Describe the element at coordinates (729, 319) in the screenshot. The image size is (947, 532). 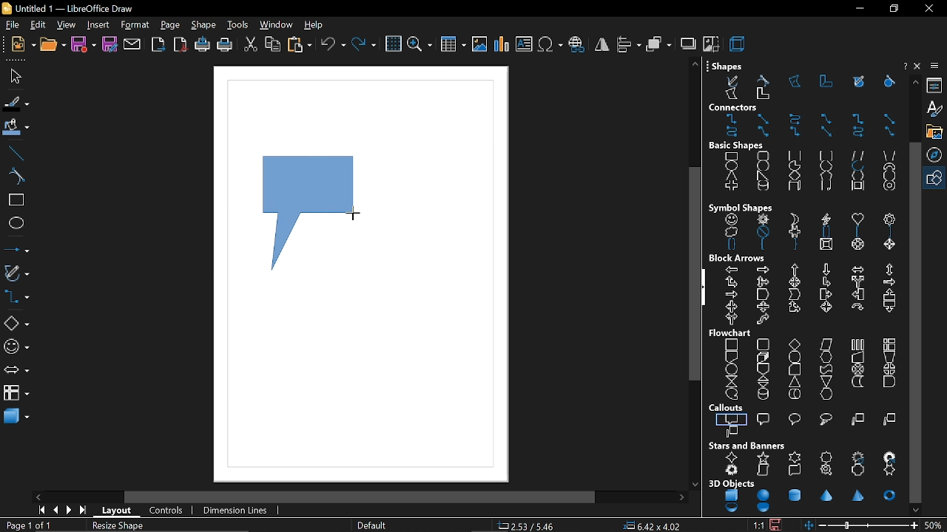
I see `right or left arrow` at that location.